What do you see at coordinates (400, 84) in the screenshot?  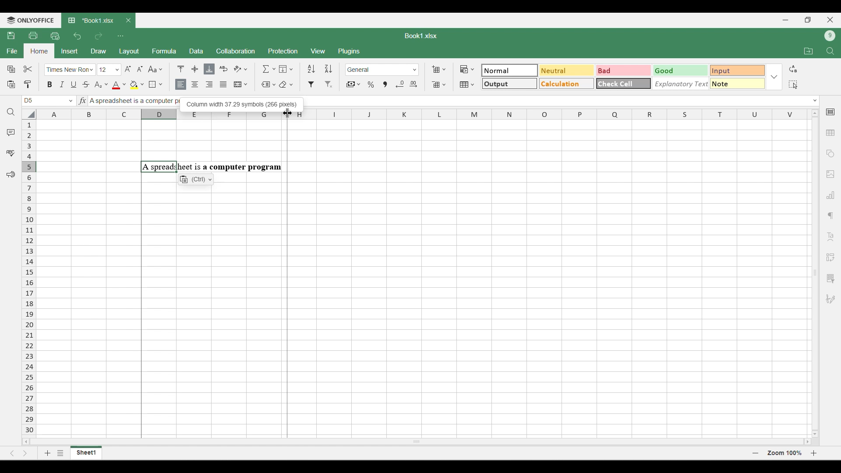 I see `Decrease decimal` at bounding box center [400, 84].